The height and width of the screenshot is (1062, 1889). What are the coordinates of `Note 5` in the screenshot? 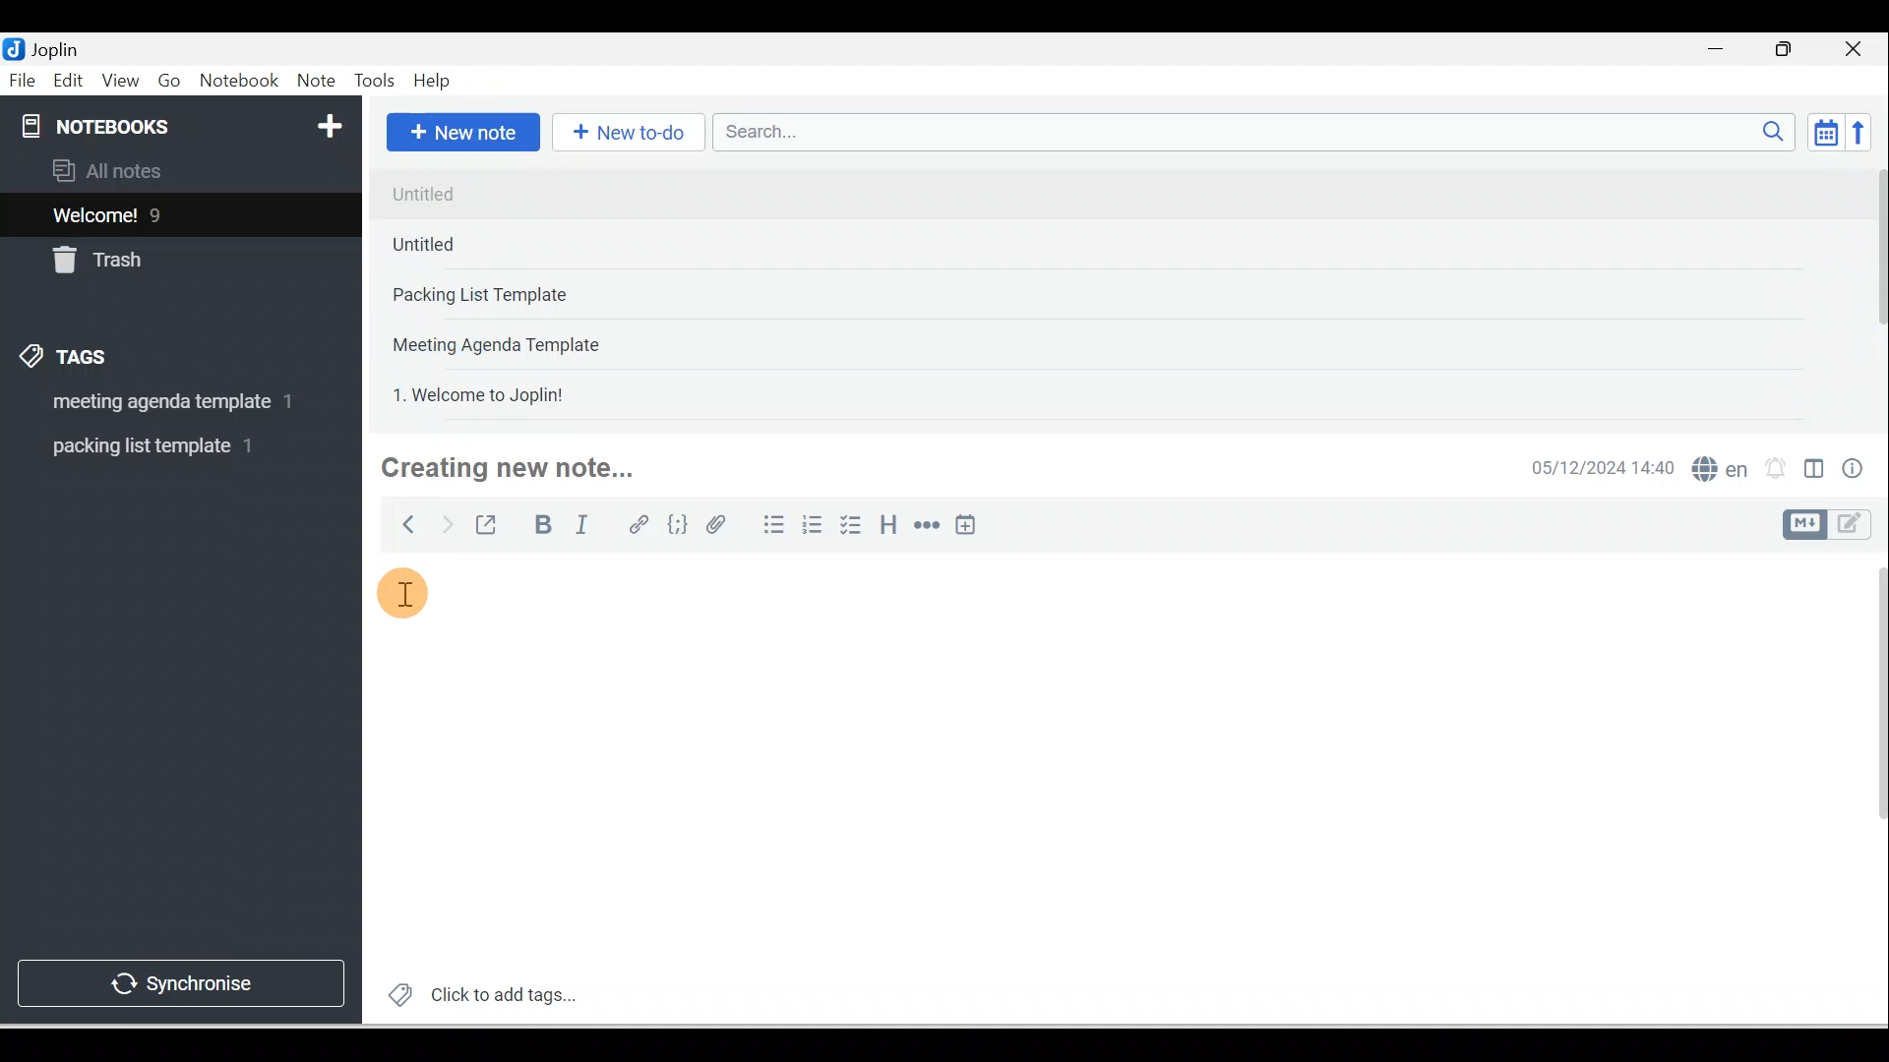 It's located at (550, 392).